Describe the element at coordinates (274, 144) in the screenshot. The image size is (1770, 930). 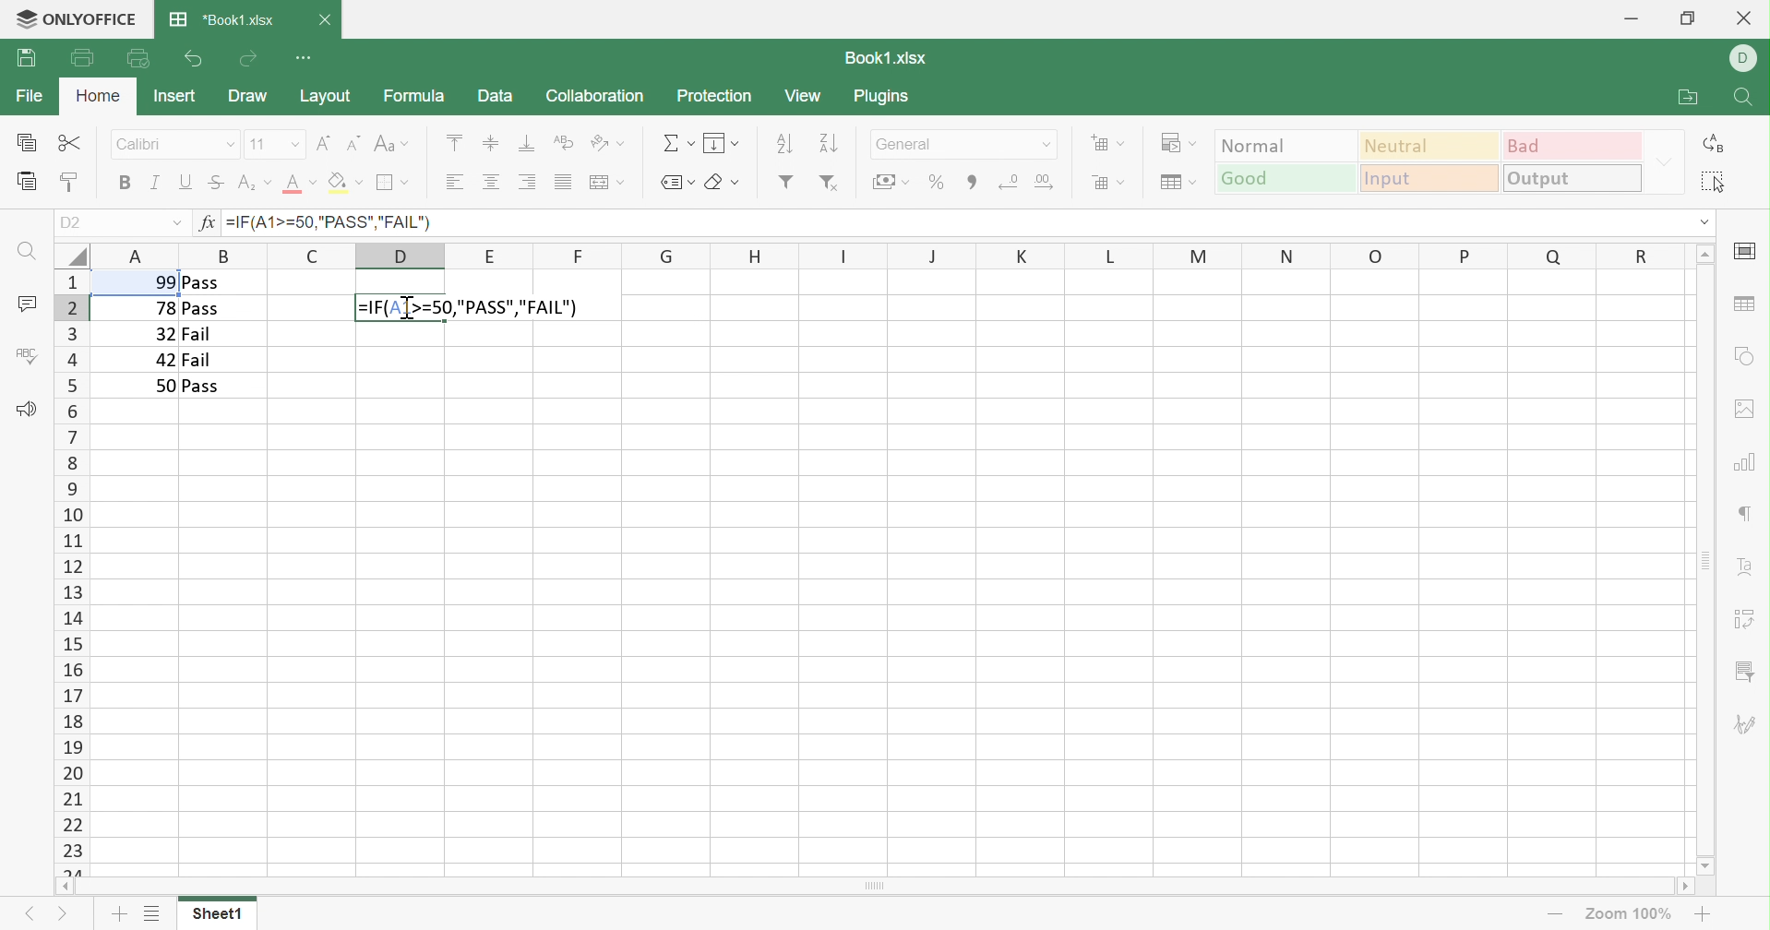
I see `Font size` at that location.